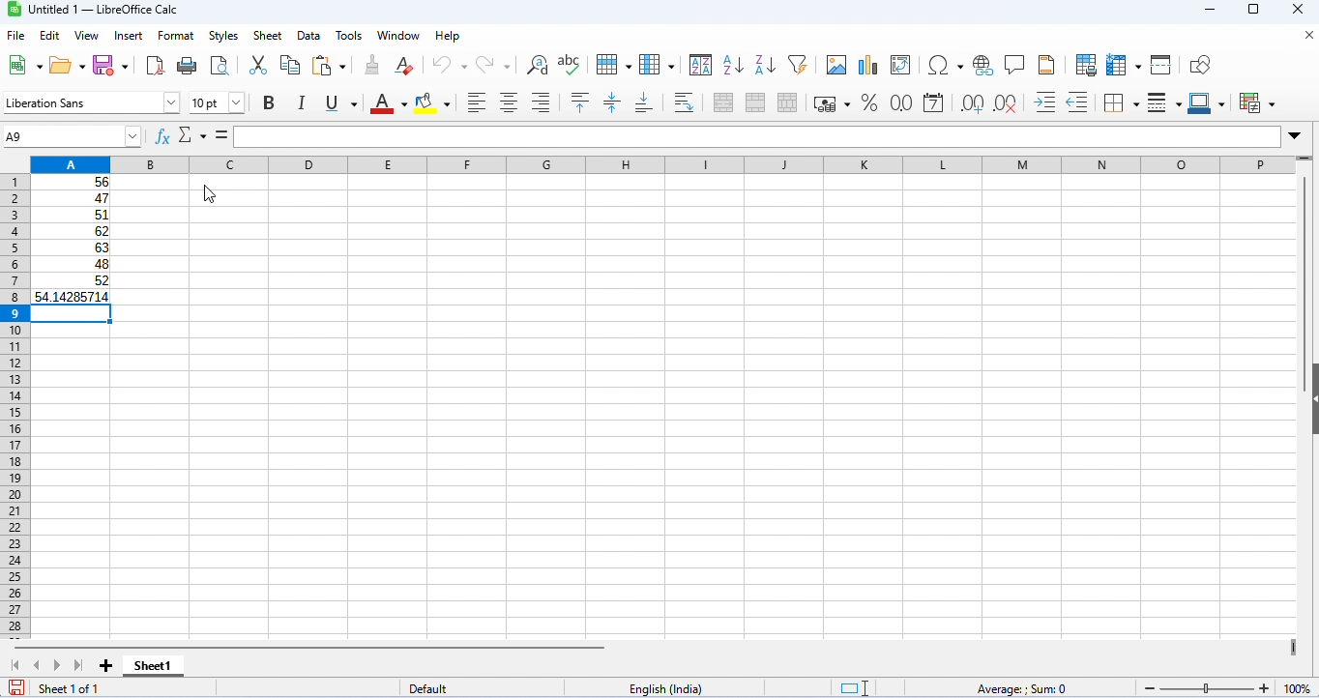 The image size is (1319, 698). Describe the element at coordinates (1078, 102) in the screenshot. I see `decrease indent` at that location.